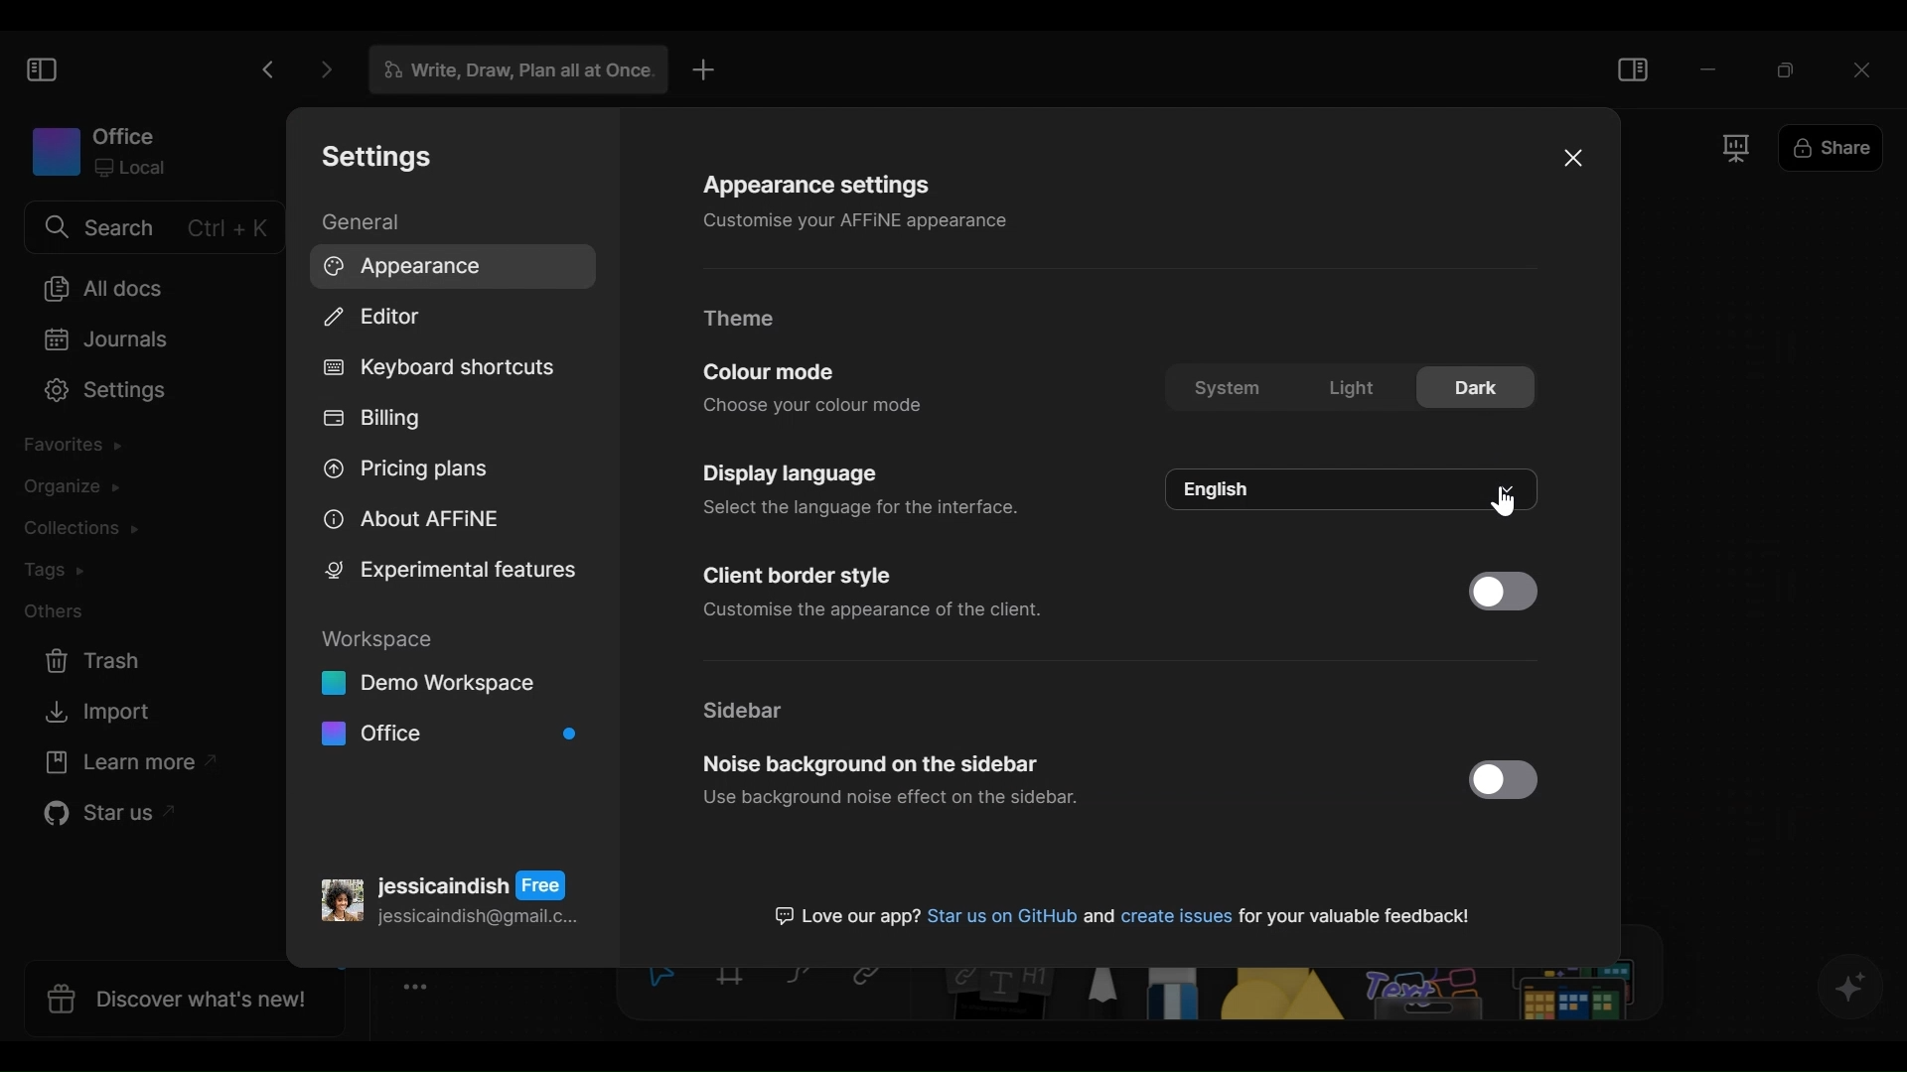 The image size is (1907, 1072). I want to click on Keyboard shortcuts, so click(436, 369).